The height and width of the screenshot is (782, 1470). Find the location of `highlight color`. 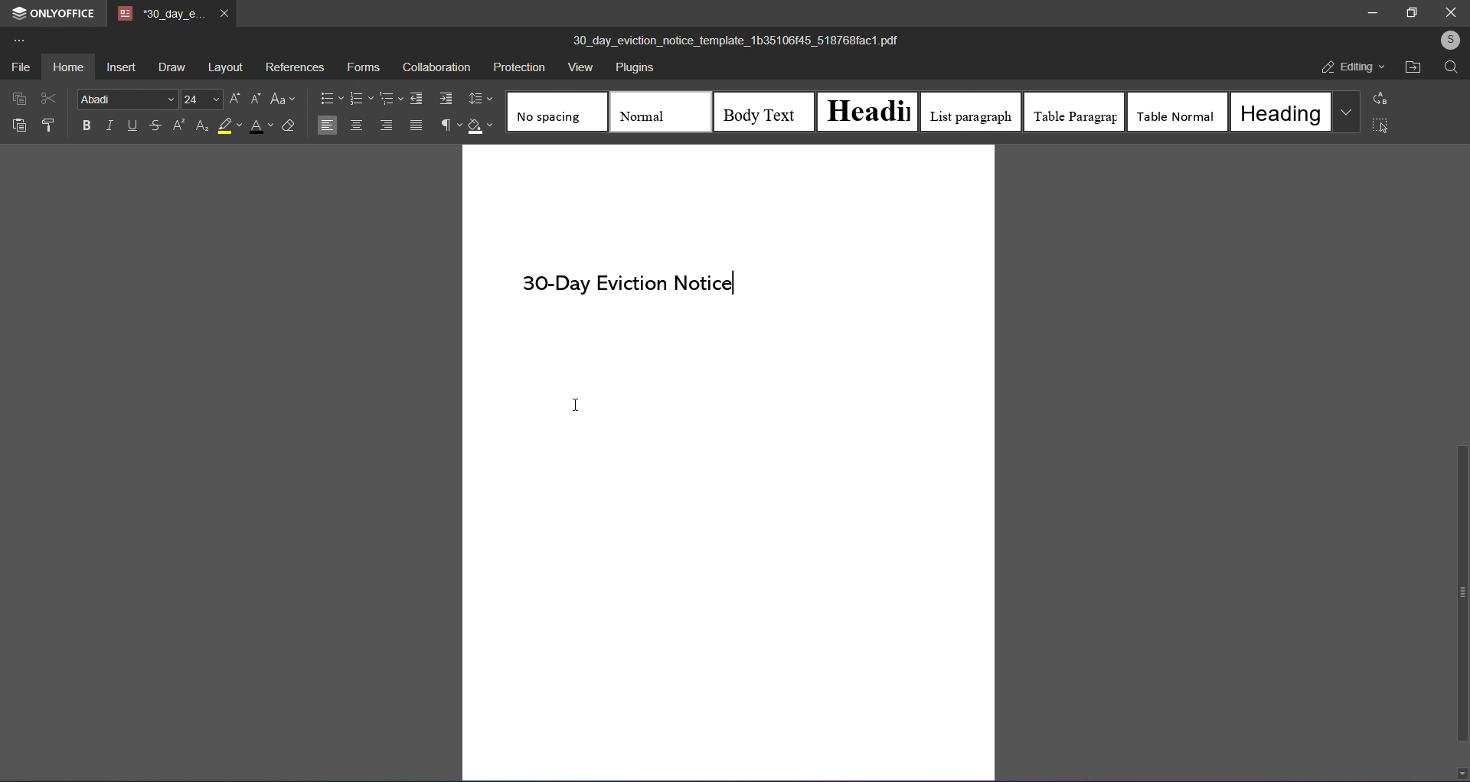

highlight color is located at coordinates (228, 126).